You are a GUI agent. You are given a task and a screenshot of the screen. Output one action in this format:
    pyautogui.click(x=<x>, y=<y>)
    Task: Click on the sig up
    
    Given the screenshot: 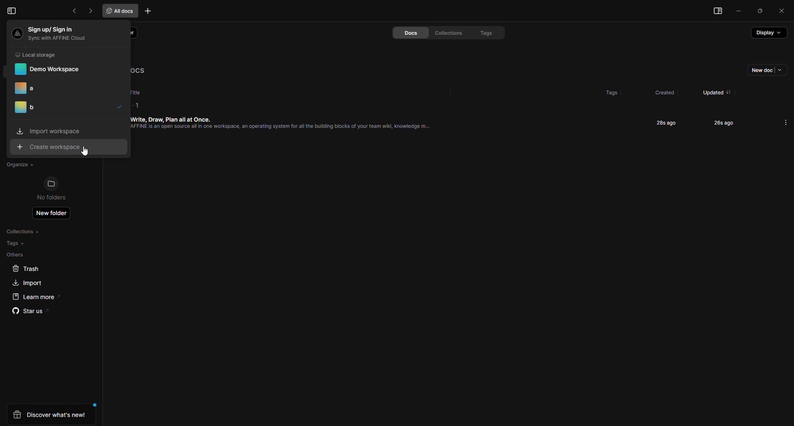 What is the action you would take?
    pyautogui.click(x=54, y=33)
    